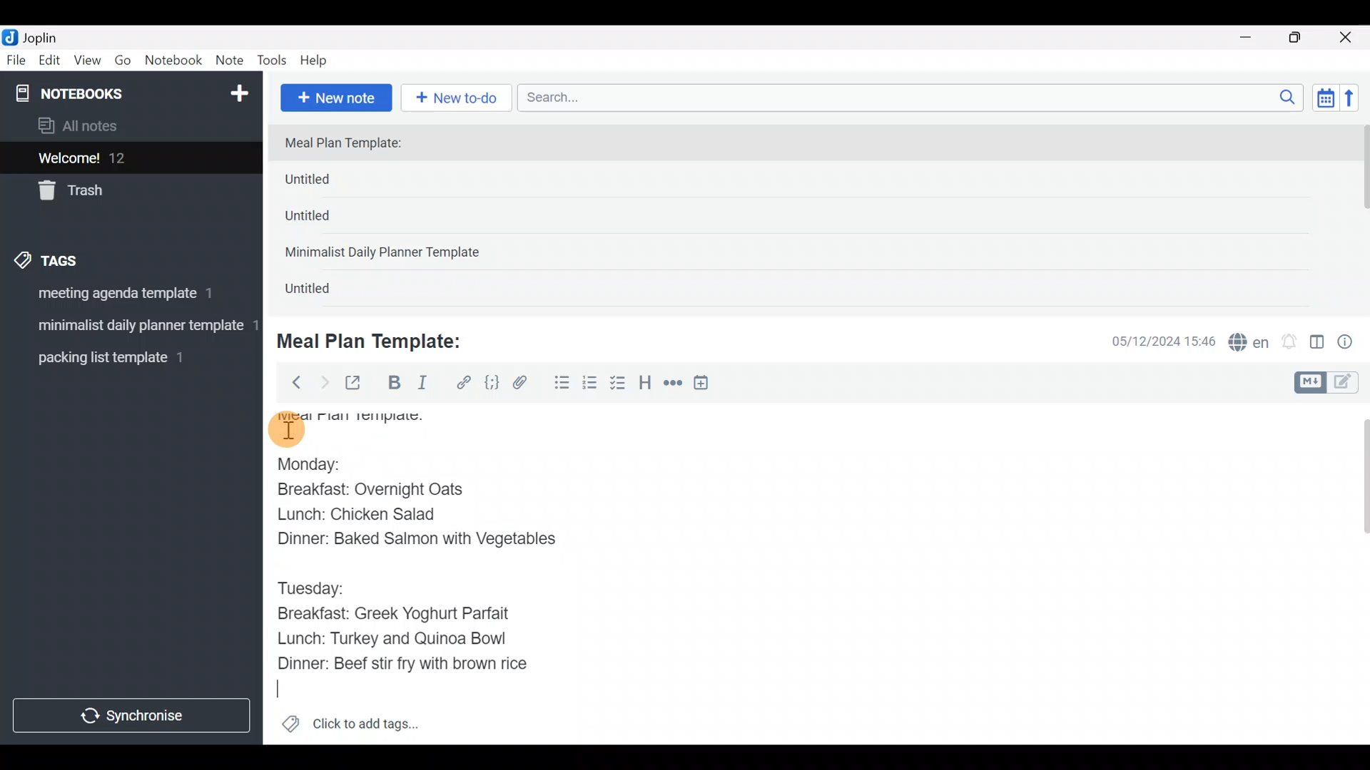  Describe the element at coordinates (131, 327) in the screenshot. I see `Tag 2` at that location.